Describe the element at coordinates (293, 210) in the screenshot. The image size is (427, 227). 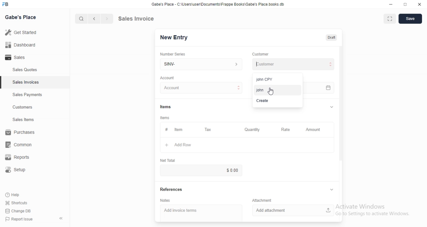
I see `‘Add attachment` at that location.